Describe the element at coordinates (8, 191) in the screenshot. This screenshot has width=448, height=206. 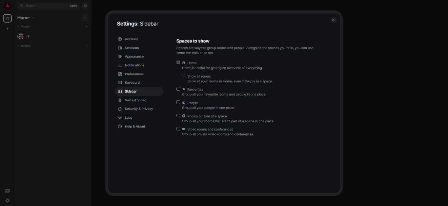
I see `threads` at that location.